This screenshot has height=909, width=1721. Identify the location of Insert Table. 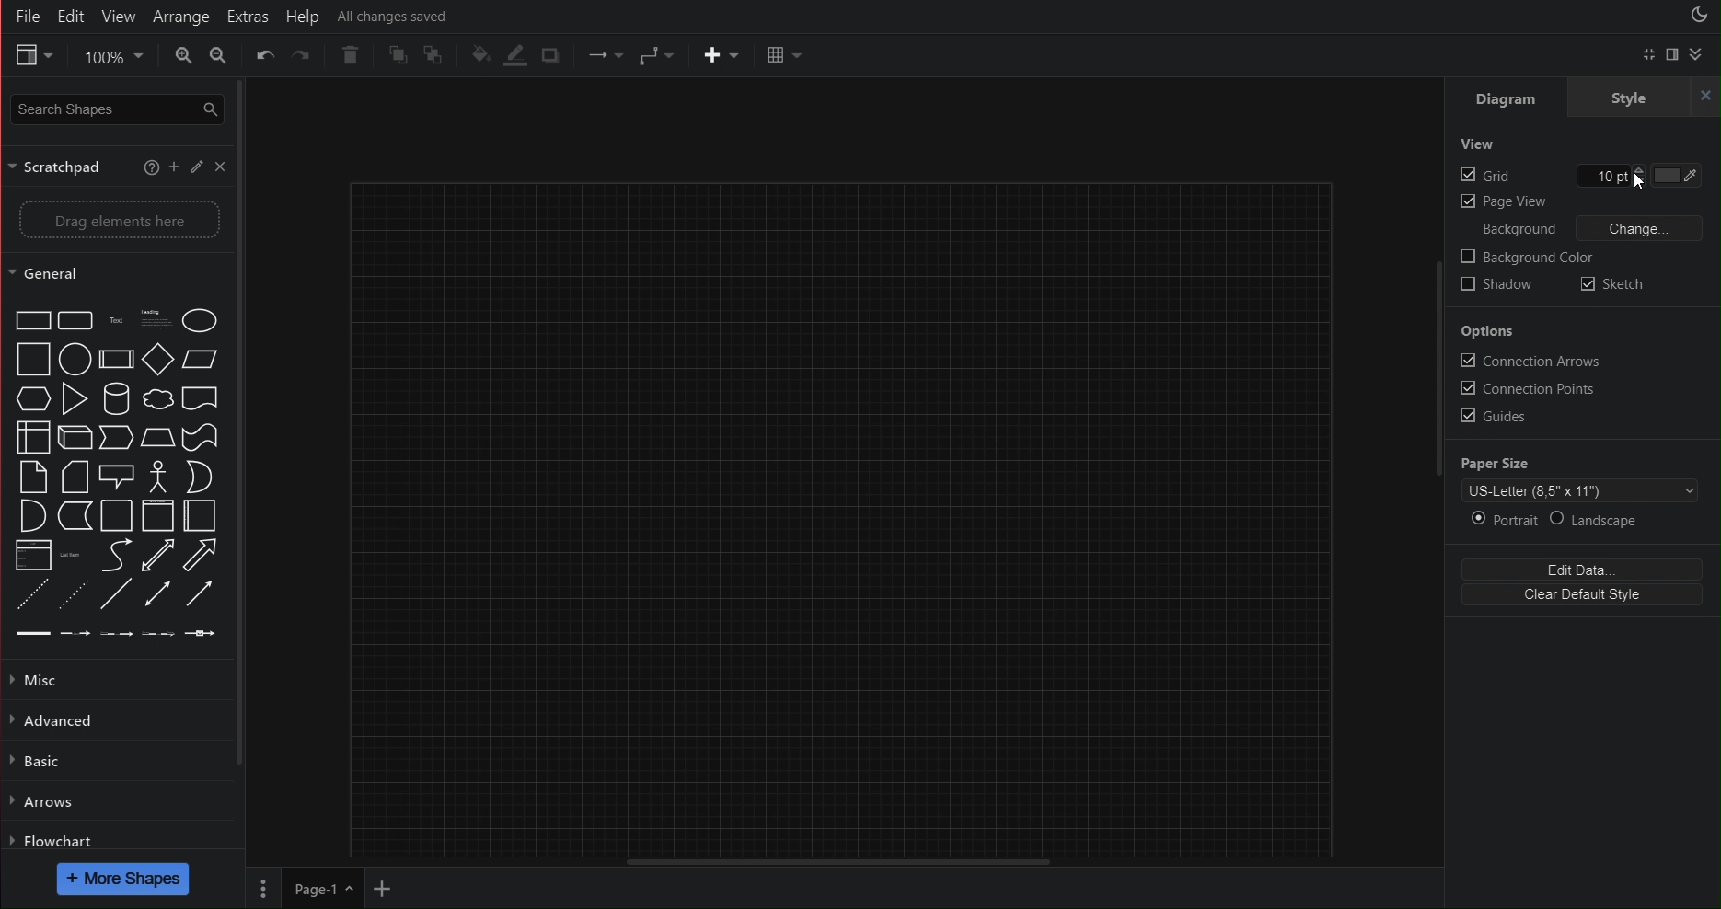
(786, 56).